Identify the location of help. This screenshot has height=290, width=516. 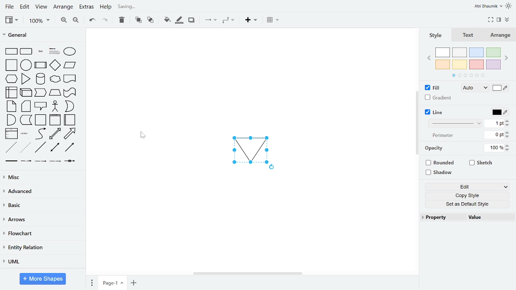
(106, 8).